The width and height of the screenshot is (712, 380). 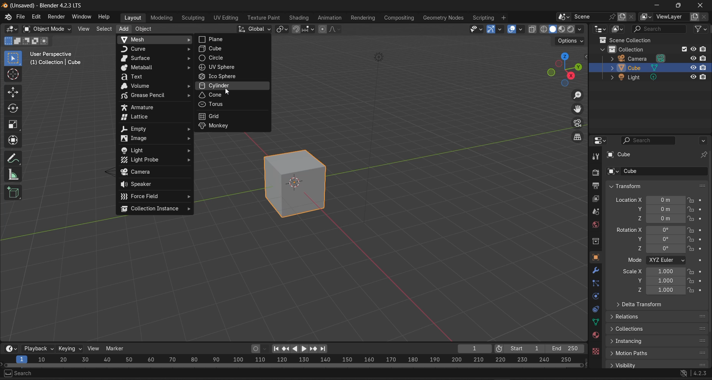 I want to click on options, so click(x=705, y=140).